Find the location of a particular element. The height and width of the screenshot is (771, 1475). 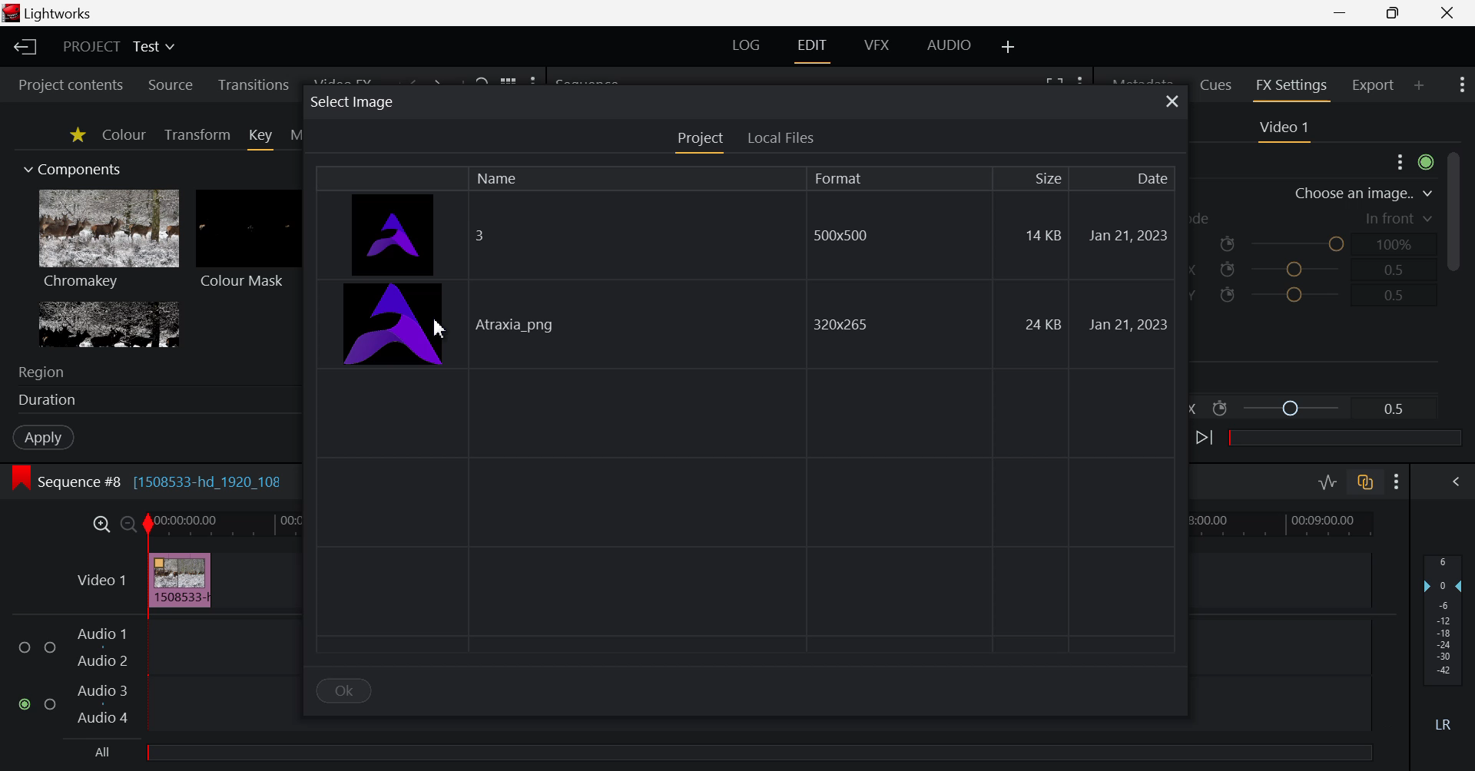

Key is located at coordinates (261, 139).